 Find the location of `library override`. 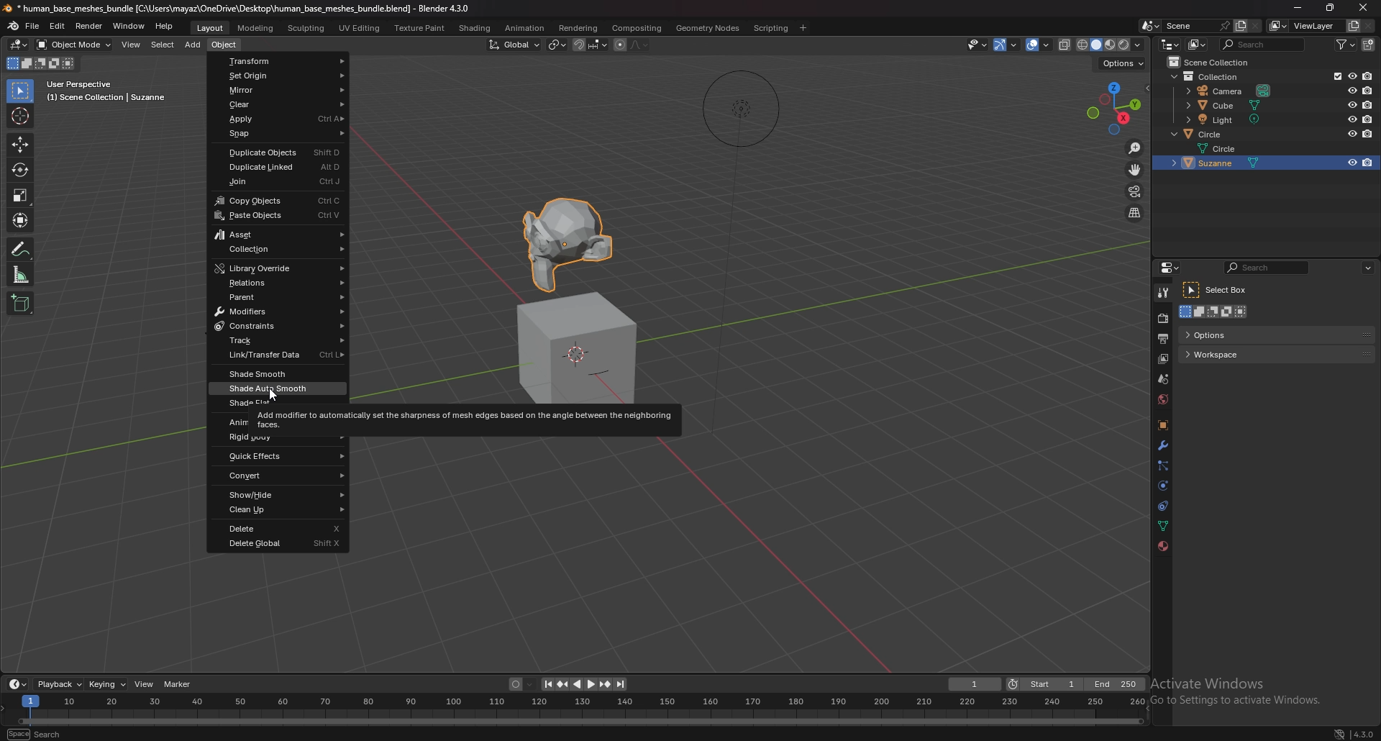

library override is located at coordinates (280, 268).